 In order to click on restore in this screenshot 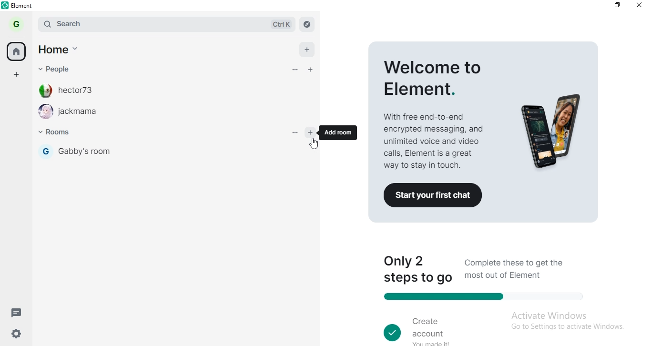, I will do `click(618, 5)`.